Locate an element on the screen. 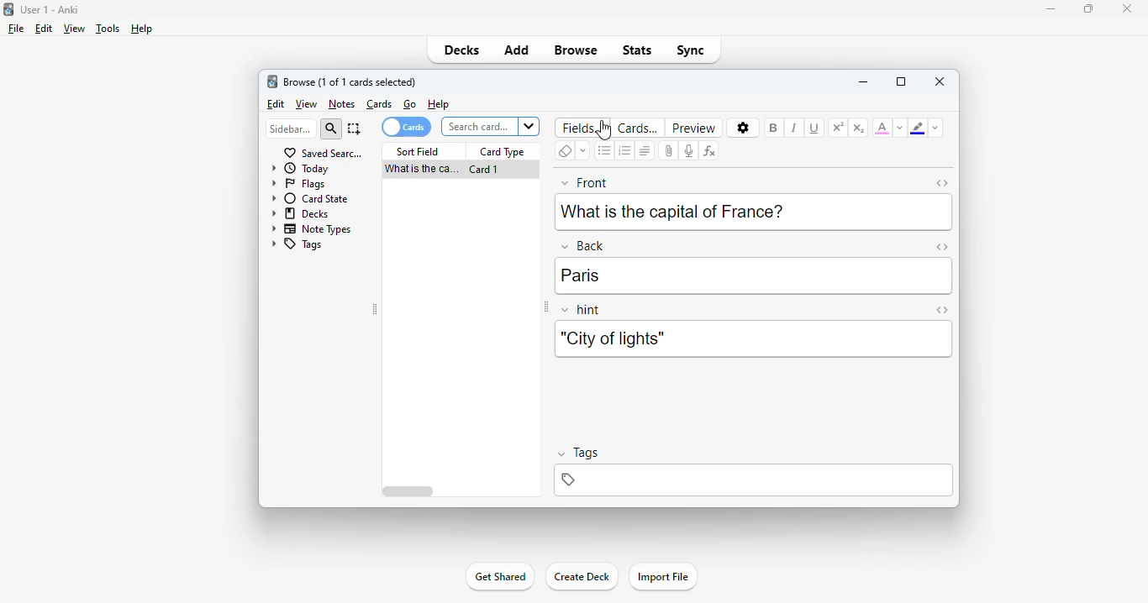 This screenshot has height=603, width=1148. logo is located at coordinates (8, 8).